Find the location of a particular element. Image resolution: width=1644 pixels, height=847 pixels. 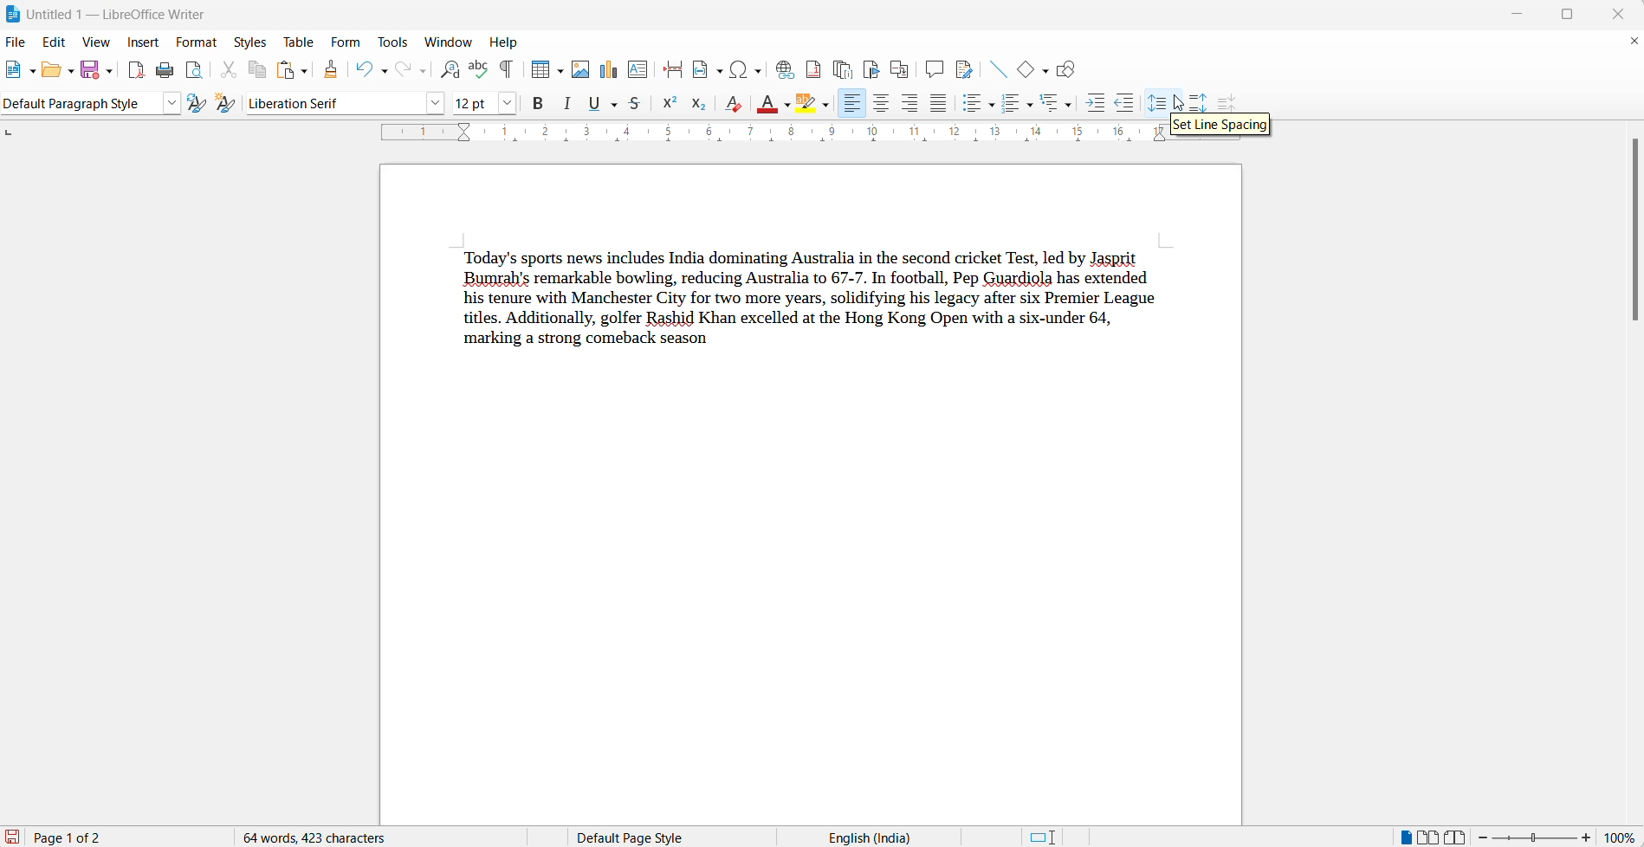

insert endnote is located at coordinates (840, 67).